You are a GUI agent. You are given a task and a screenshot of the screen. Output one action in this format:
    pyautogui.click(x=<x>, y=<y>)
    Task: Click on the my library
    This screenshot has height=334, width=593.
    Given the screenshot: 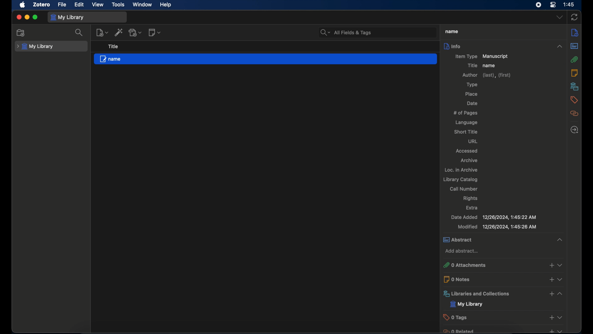 What is the action you would take?
    pyautogui.click(x=35, y=47)
    